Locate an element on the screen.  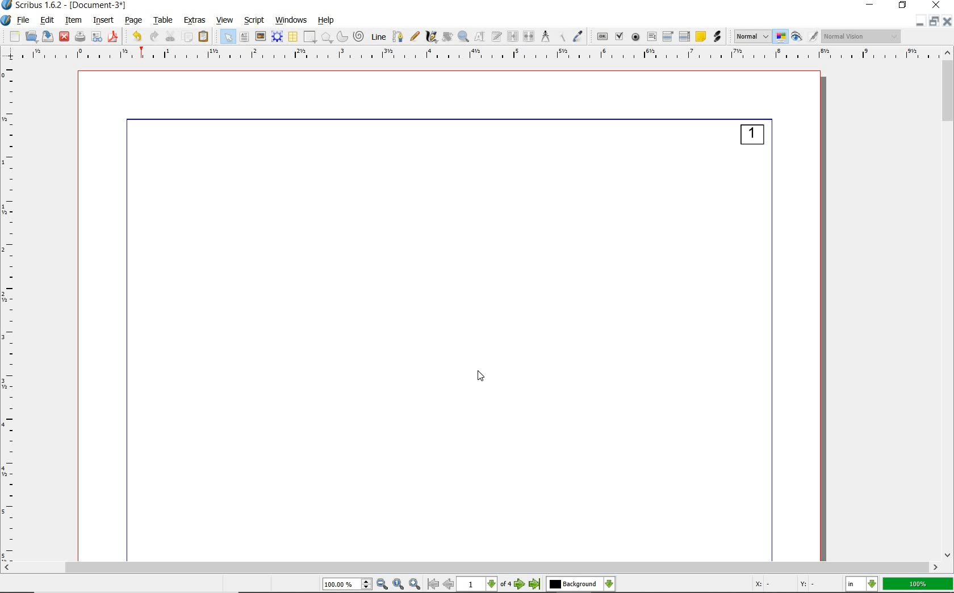
scrollbar is located at coordinates (948, 304).